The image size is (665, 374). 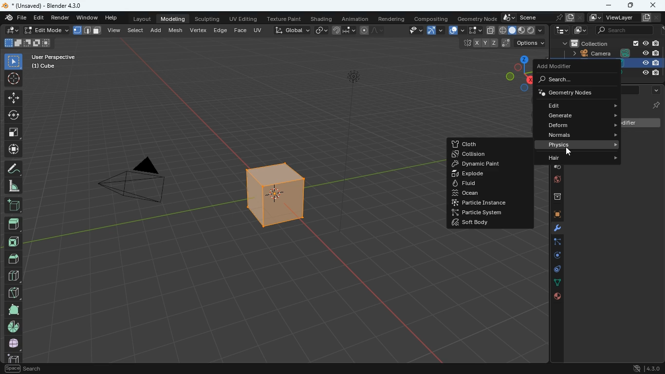 What do you see at coordinates (456, 30) in the screenshot?
I see `overlap` at bounding box center [456, 30].